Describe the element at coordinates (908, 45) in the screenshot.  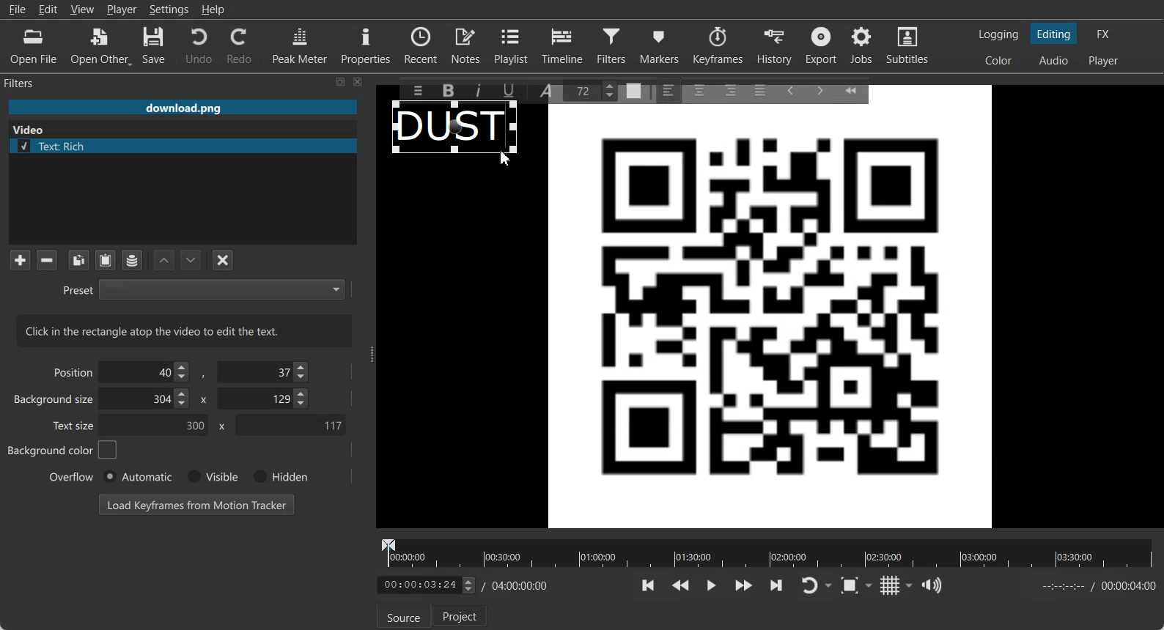
I see `Subtitles` at that location.